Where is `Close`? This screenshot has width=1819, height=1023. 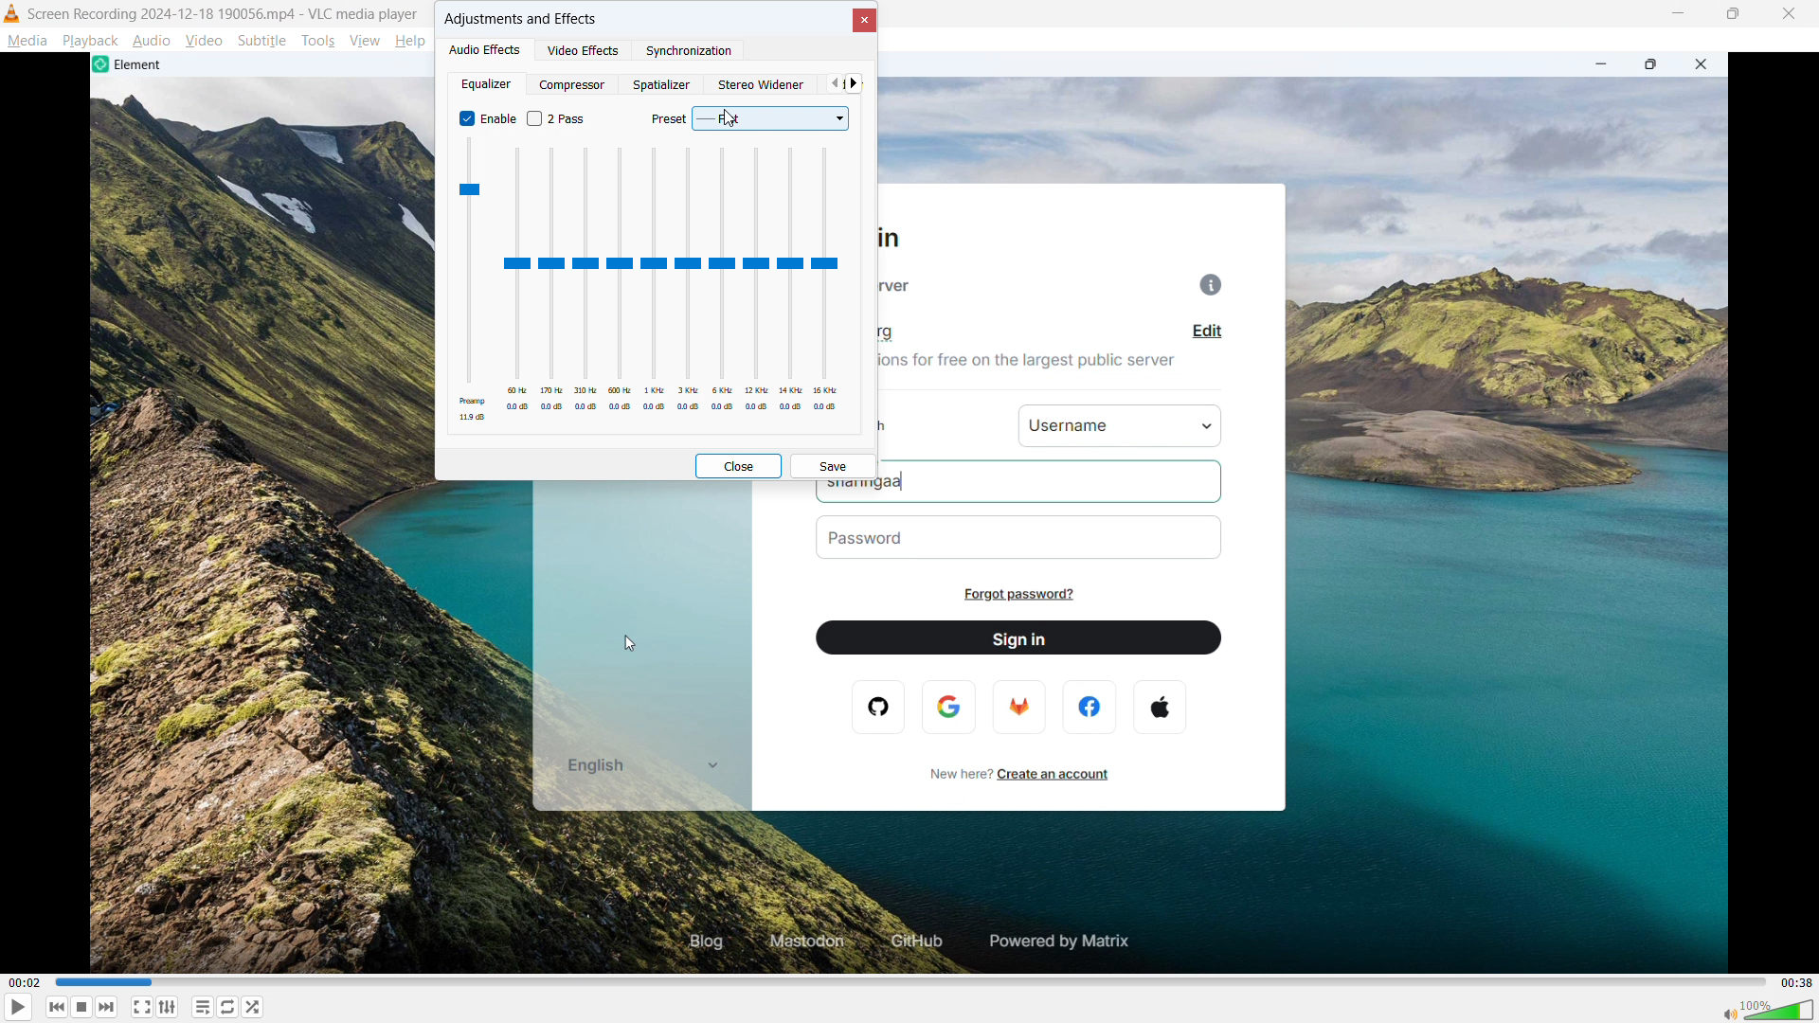 Close is located at coordinates (737, 465).